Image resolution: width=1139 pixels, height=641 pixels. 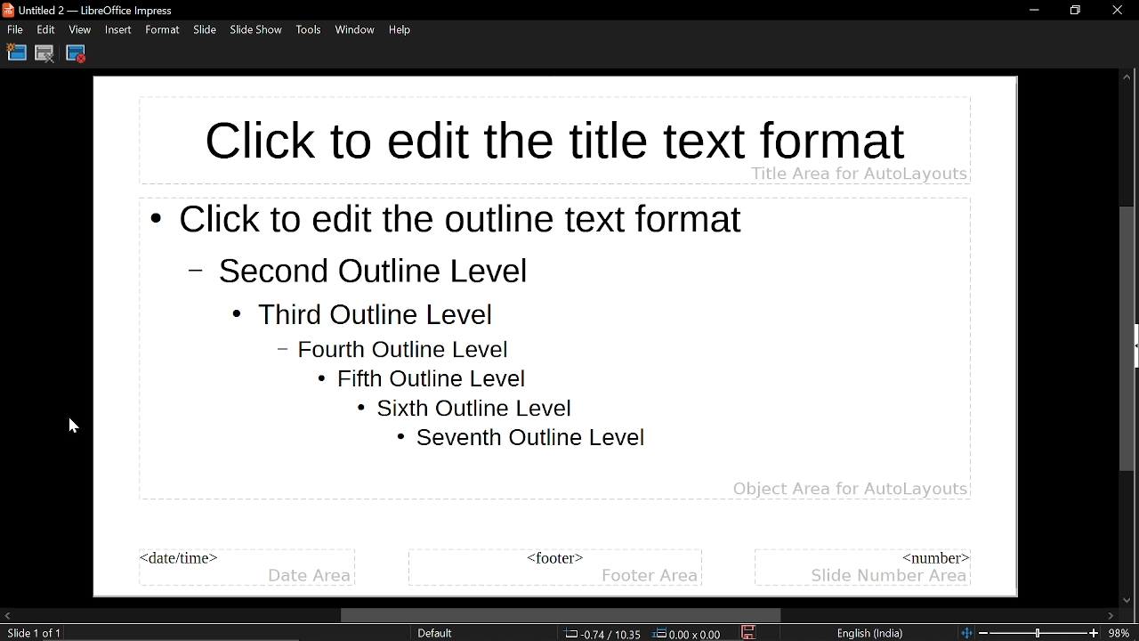 What do you see at coordinates (401, 33) in the screenshot?
I see `Help` at bounding box center [401, 33].